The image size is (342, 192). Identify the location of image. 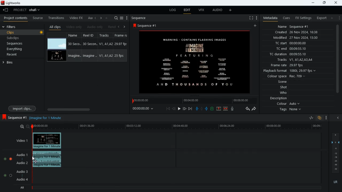
(196, 62).